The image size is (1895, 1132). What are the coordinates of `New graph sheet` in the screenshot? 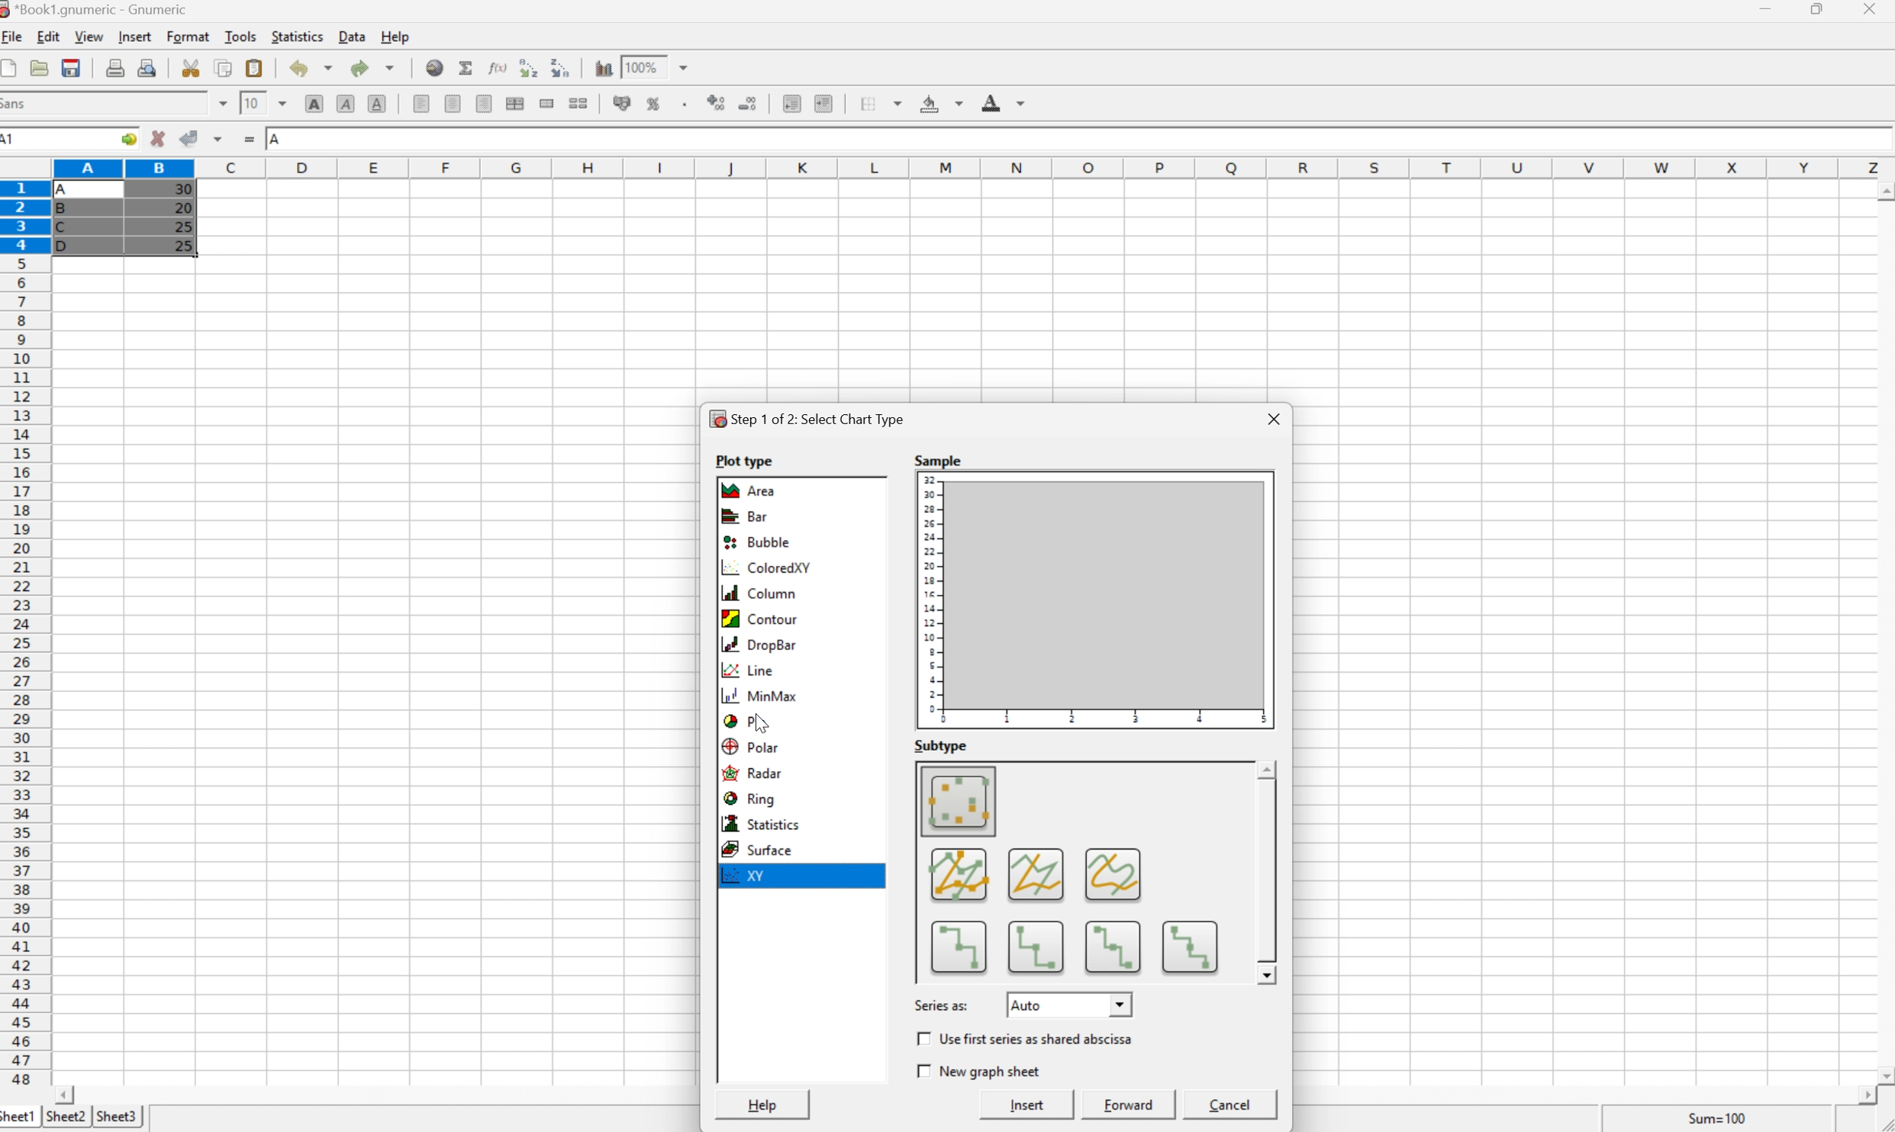 It's located at (989, 1070).